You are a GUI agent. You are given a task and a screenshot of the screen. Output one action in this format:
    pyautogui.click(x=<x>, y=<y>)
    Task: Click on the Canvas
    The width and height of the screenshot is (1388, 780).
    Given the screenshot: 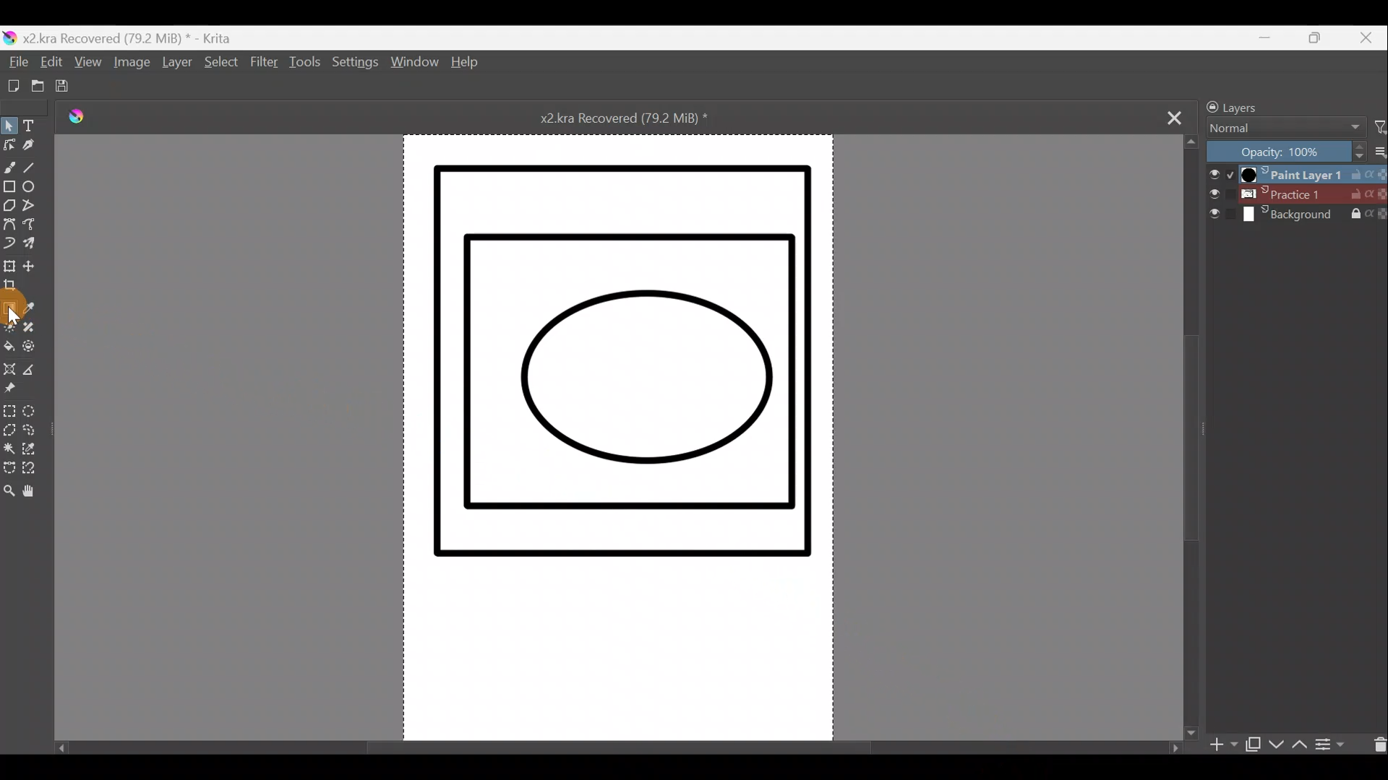 What is the action you would take?
    pyautogui.click(x=609, y=441)
    